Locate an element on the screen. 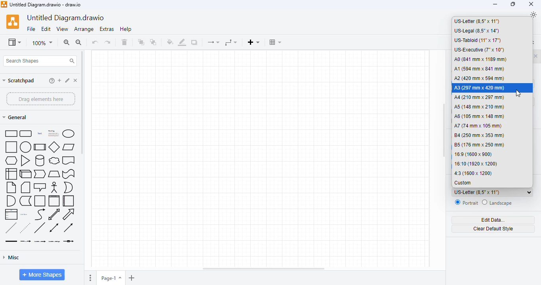  options is located at coordinates (91, 278).